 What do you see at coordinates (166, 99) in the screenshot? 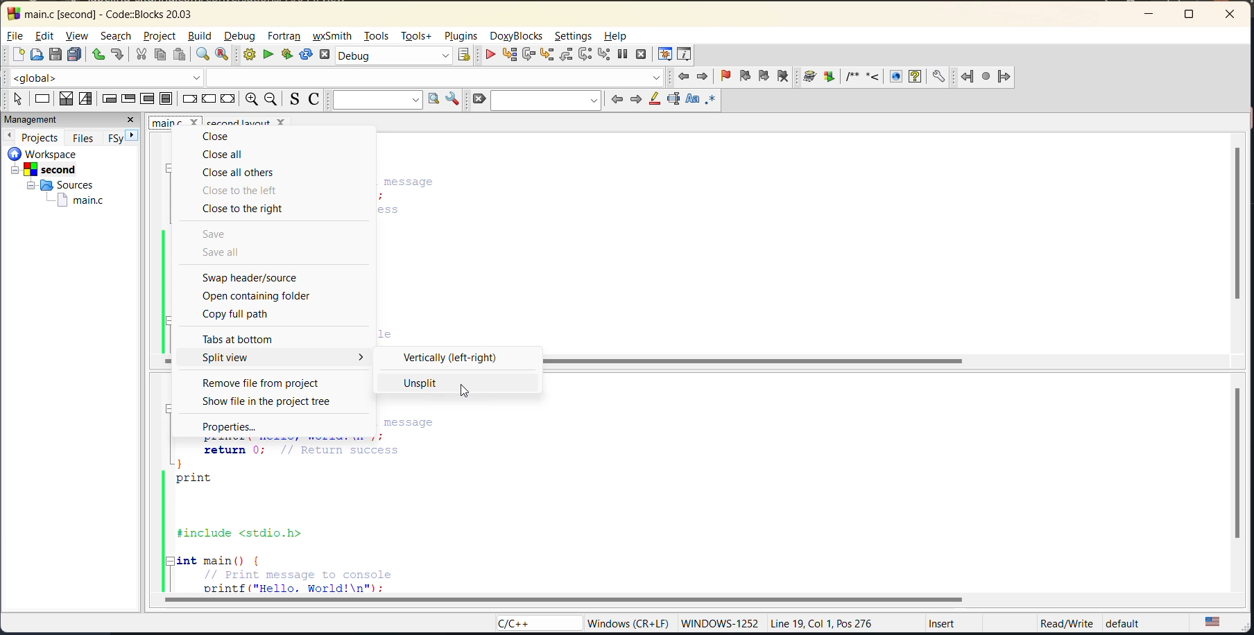
I see `block instruction` at bounding box center [166, 99].